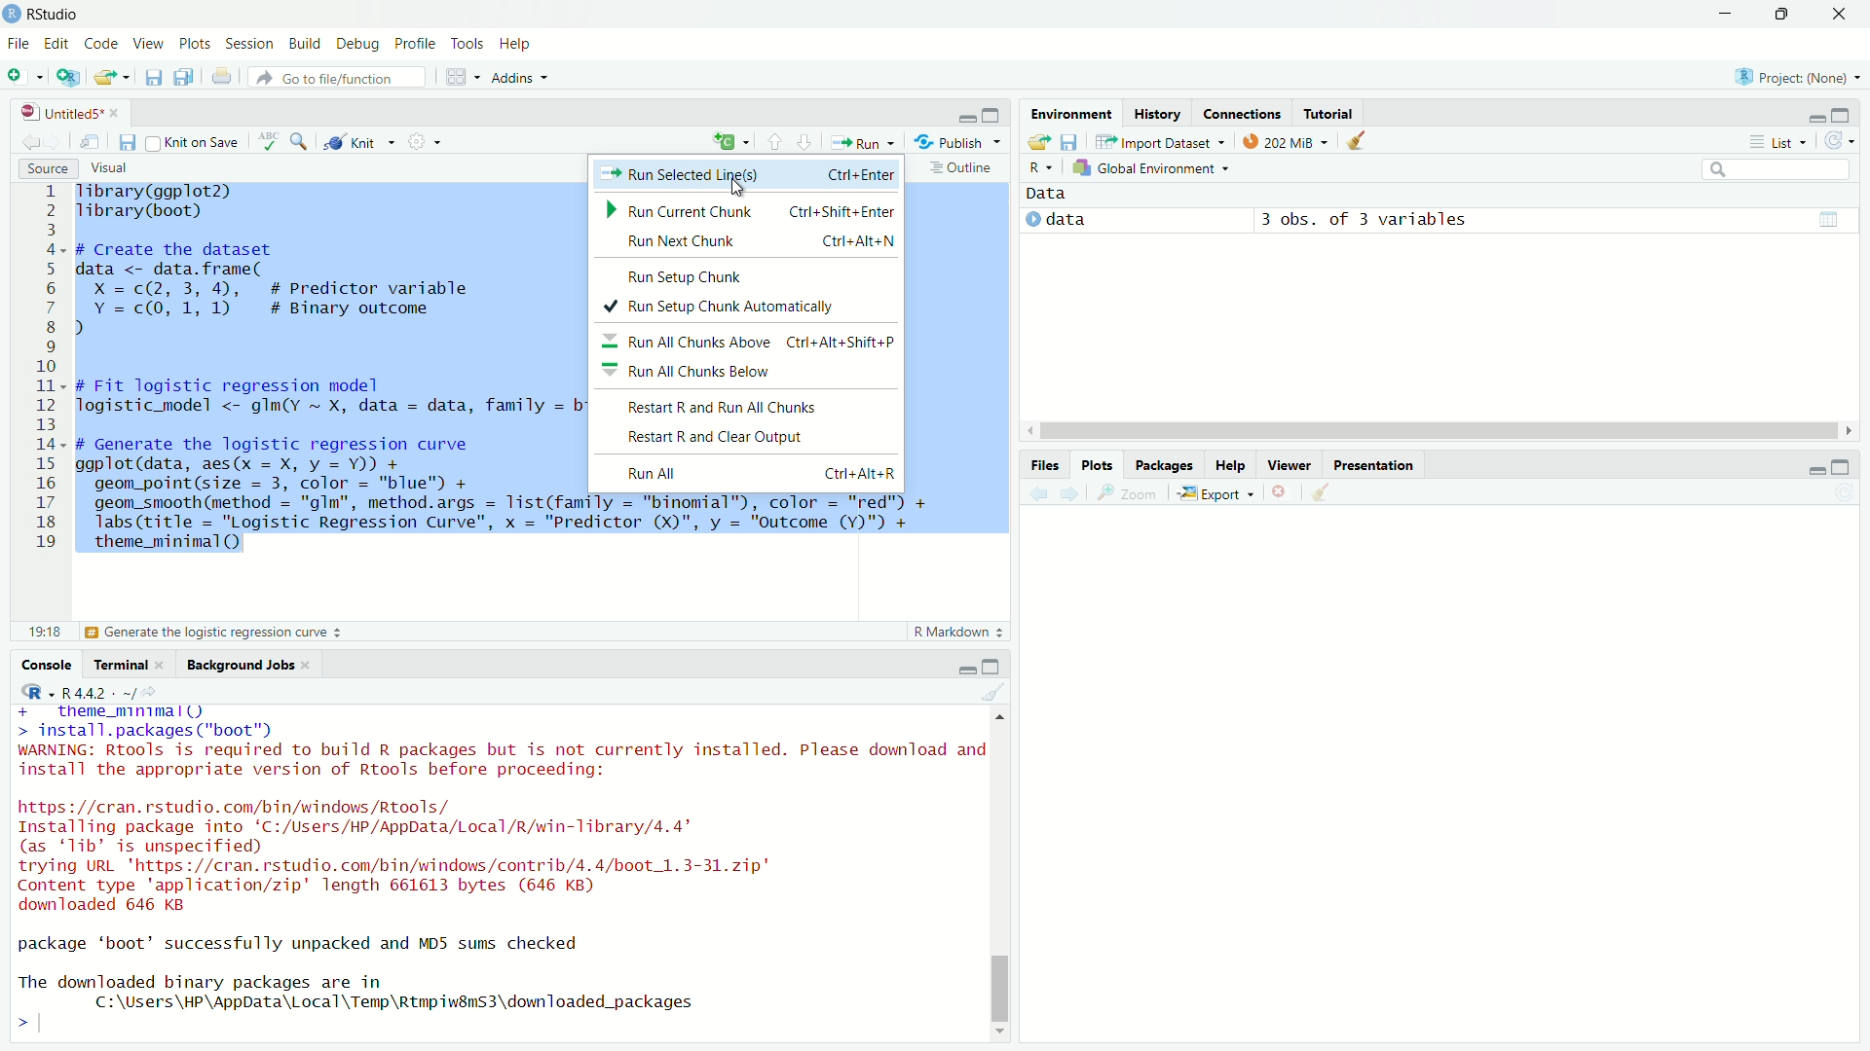 The height and width of the screenshot is (1051, 1870). Describe the element at coordinates (956, 141) in the screenshot. I see `Publish` at that location.